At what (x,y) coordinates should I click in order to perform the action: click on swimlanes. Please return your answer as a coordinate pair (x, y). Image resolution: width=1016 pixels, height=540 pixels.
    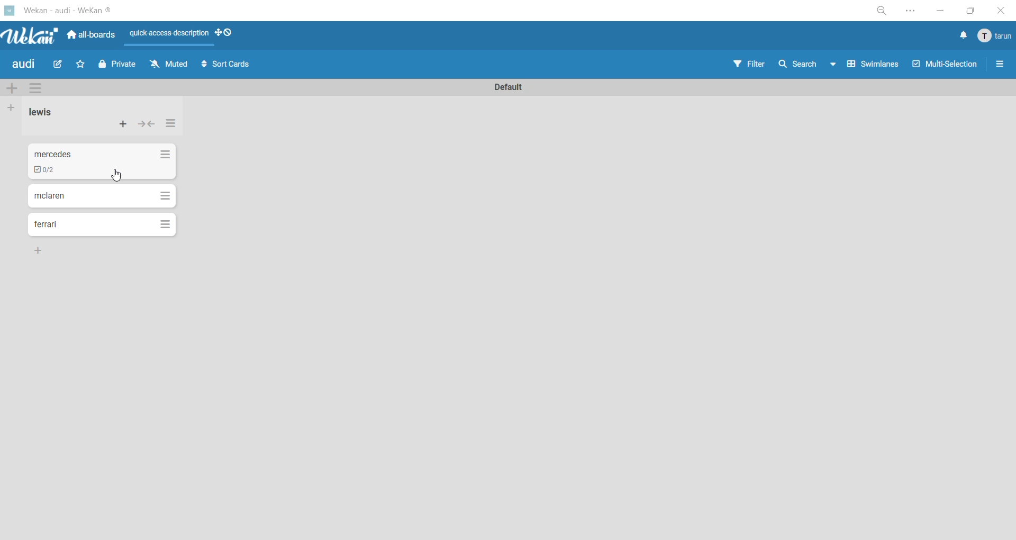
    Looking at the image, I should click on (874, 64).